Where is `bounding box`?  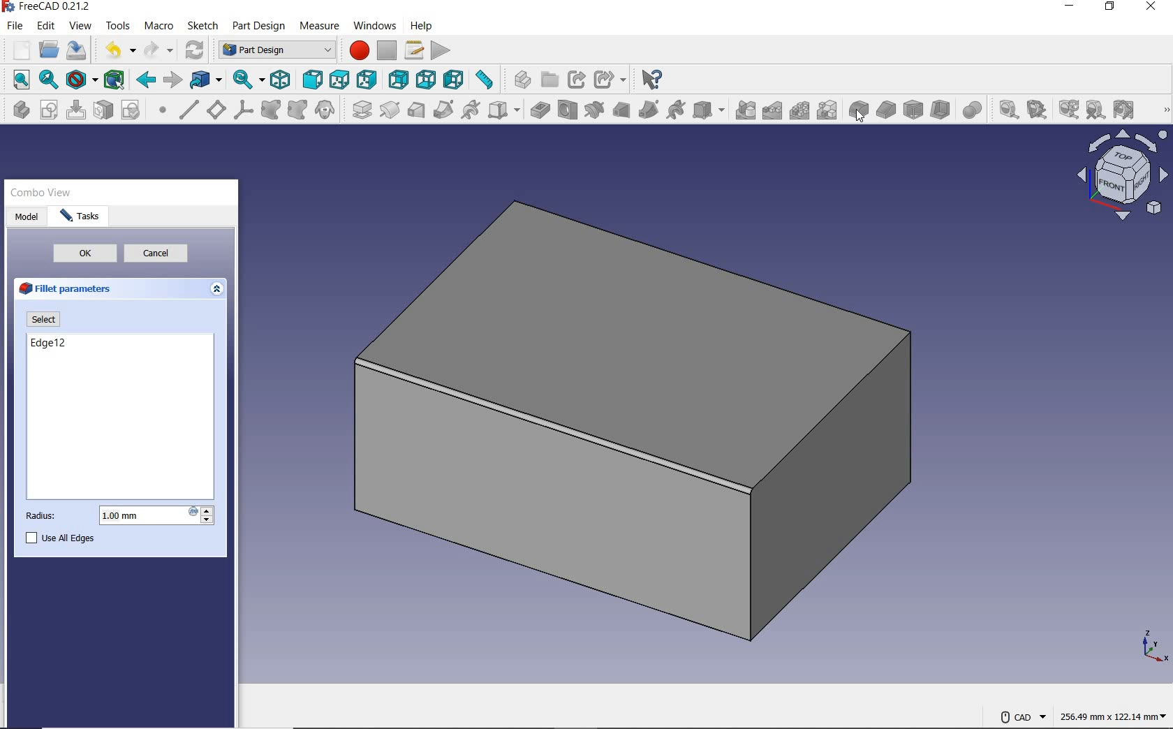
bounding box is located at coordinates (117, 80).